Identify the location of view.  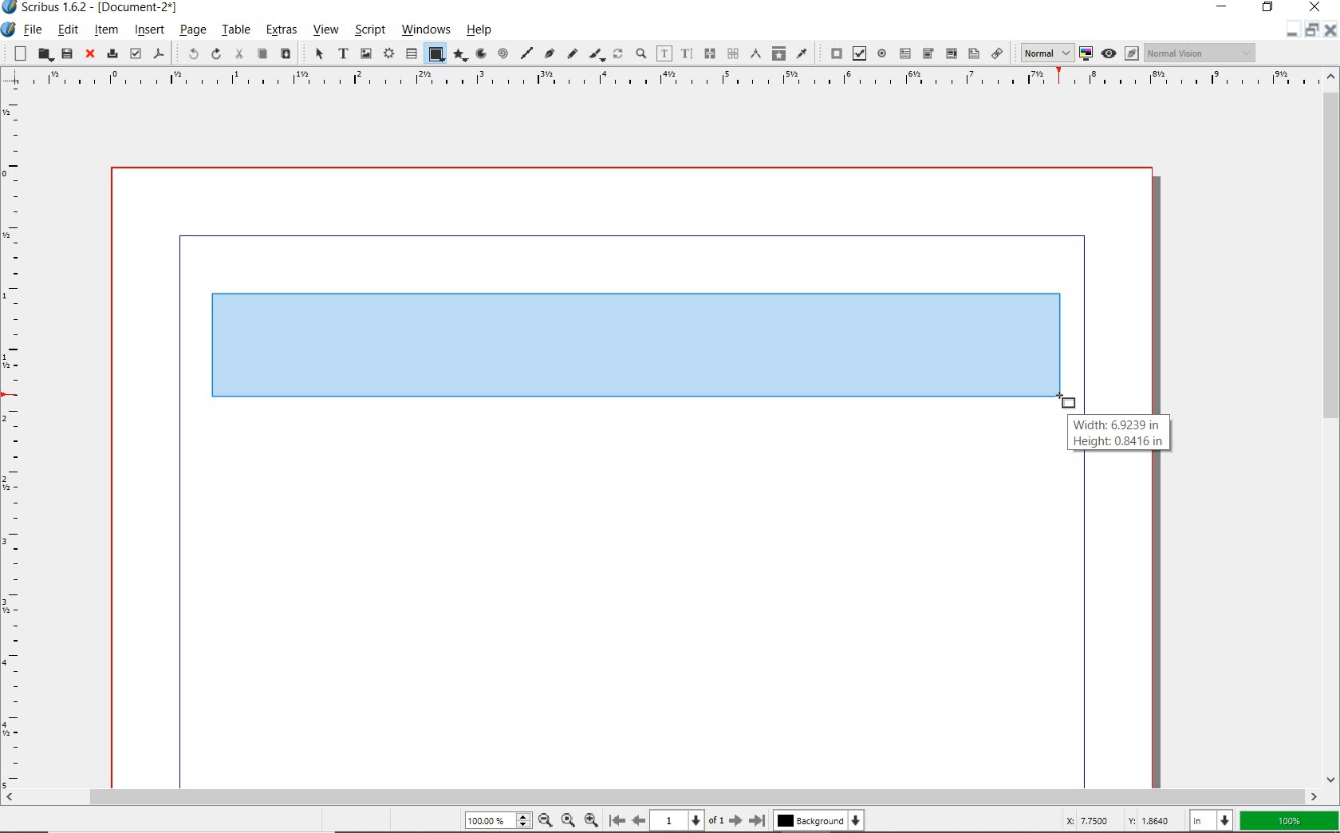
(327, 30).